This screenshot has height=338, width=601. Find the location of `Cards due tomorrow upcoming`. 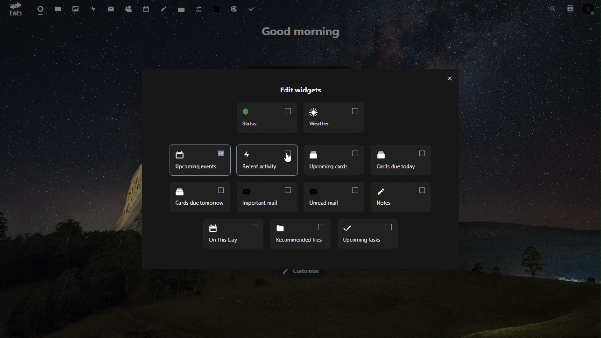

Cards due tomorrow upcoming is located at coordinates (200, 197).